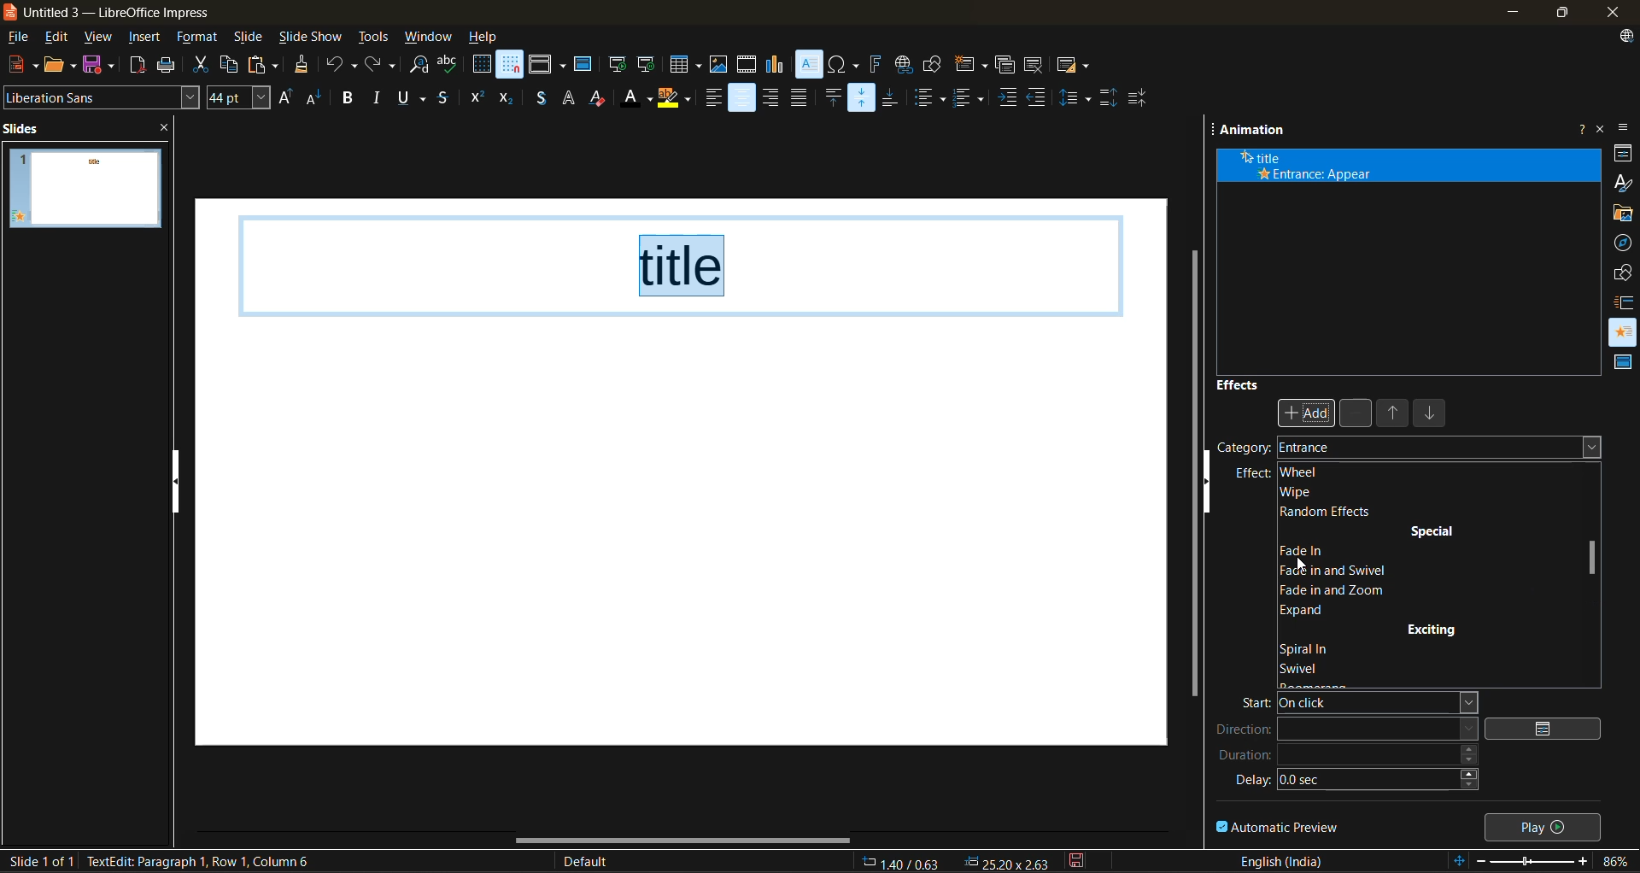 This screenshot has height=873, width=1640. What do you see at coordinates (1610, 13) in the screenshot?
I see `close` at bounding box center [1610, 13].